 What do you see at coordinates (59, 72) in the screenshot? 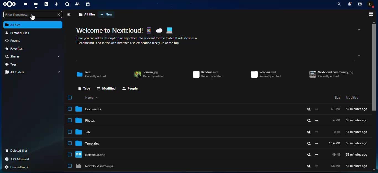
I see `drop down` at bounding box center [59, 72].